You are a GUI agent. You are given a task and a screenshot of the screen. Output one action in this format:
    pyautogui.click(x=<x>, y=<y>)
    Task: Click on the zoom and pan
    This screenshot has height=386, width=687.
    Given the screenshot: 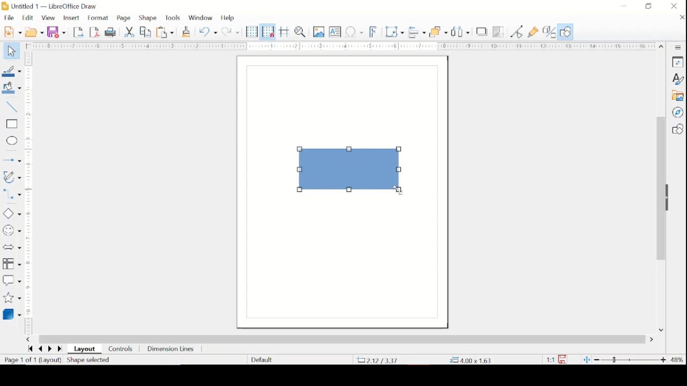 What is the action you would take?
    pyautogui.click(x=301, y=31)
    